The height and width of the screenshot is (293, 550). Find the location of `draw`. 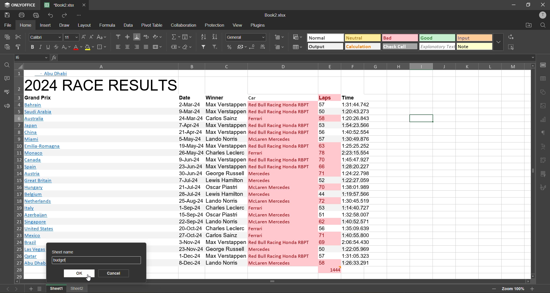

draw is located at coordinates (65, 25).